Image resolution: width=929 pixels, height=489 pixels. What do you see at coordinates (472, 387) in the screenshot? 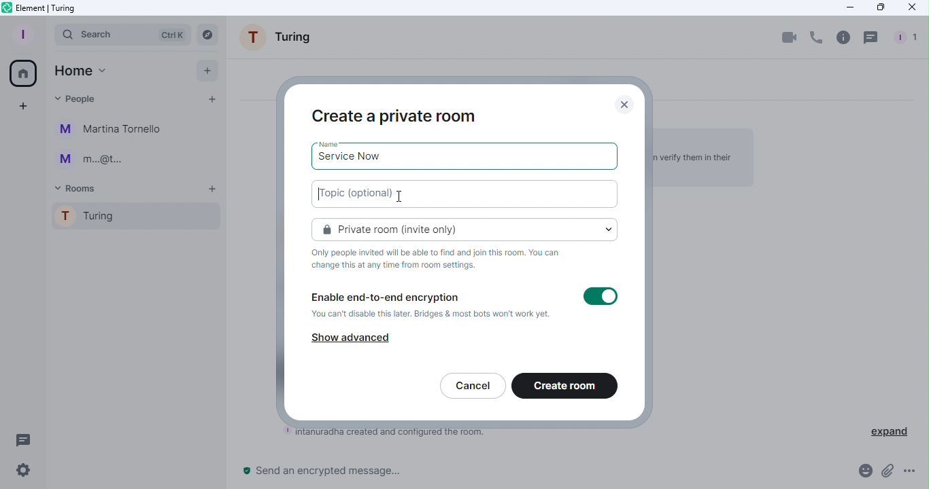
I see `Cancel` at bounding box center [472, 387].